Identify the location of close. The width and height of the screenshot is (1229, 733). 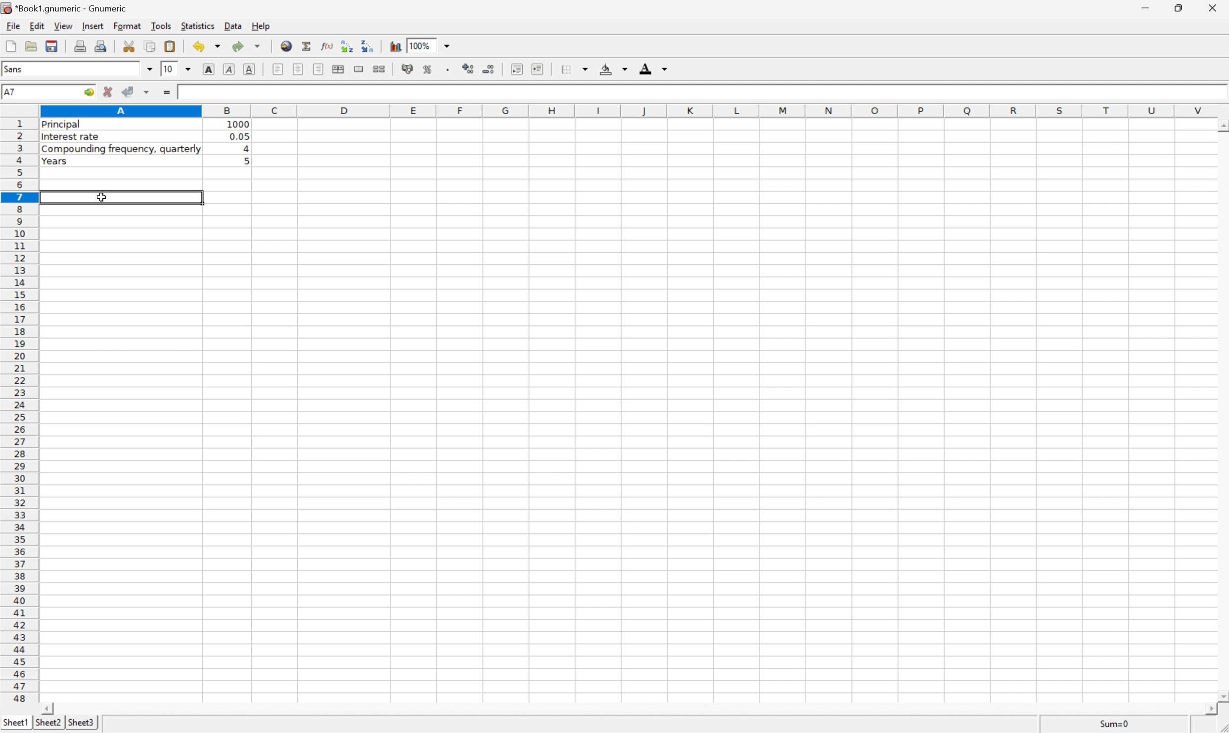
(1216, 8).